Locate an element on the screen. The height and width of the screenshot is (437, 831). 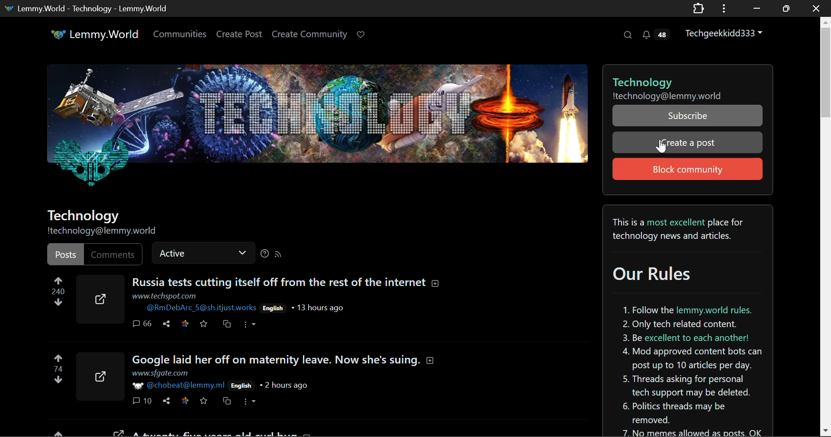
Cross-post is located at coordinates (226, 401).